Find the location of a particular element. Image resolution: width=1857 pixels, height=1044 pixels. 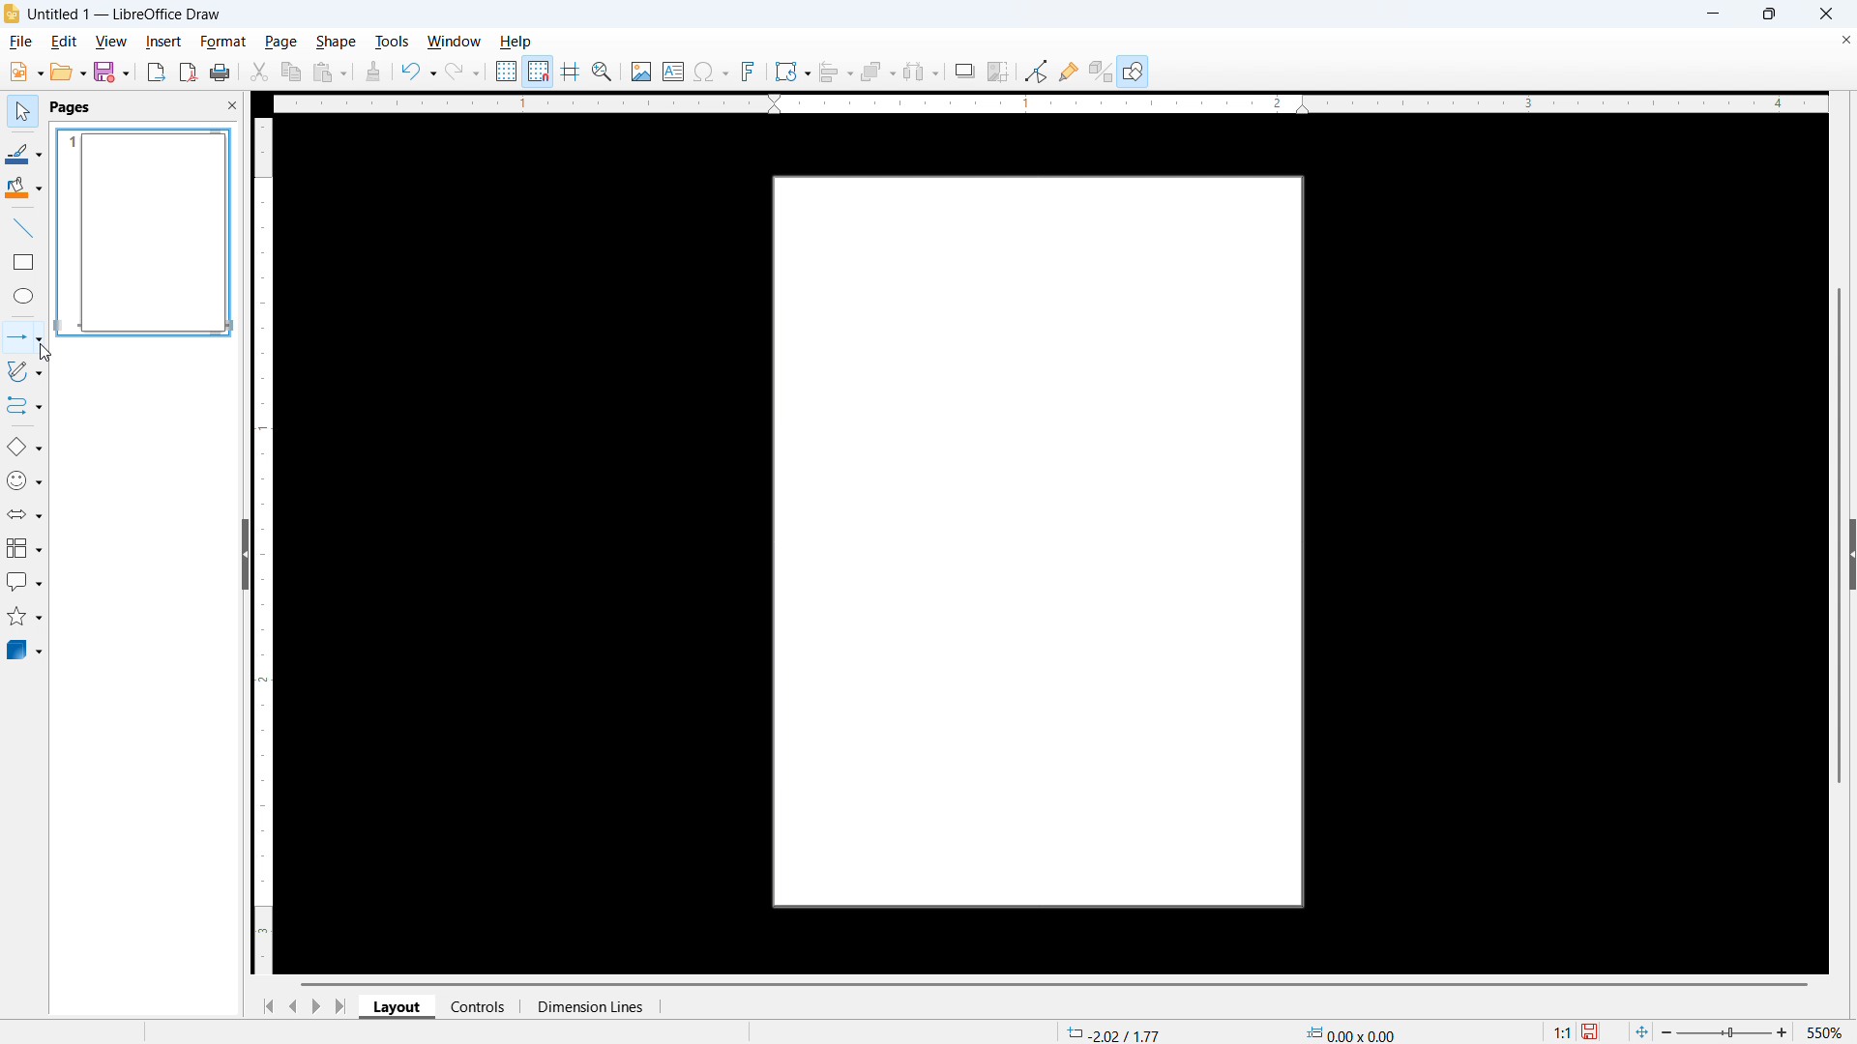

Help  is located at coordinates (515, 42).